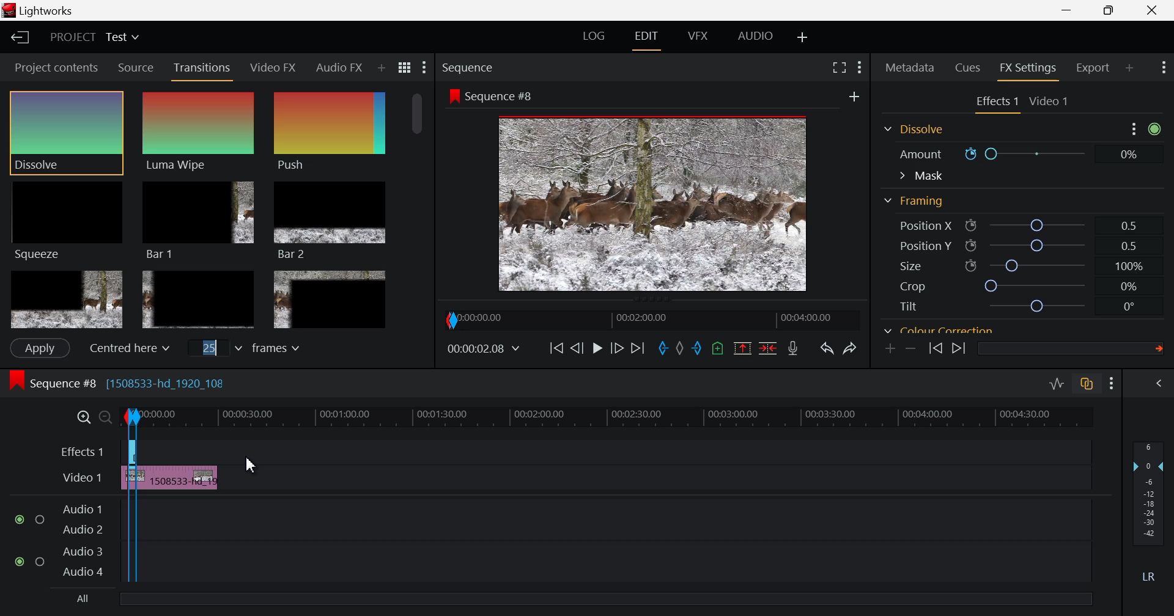  Describe the element at coordinates (491, 97) in the screenshot. I see `Sequence #8` at that location.